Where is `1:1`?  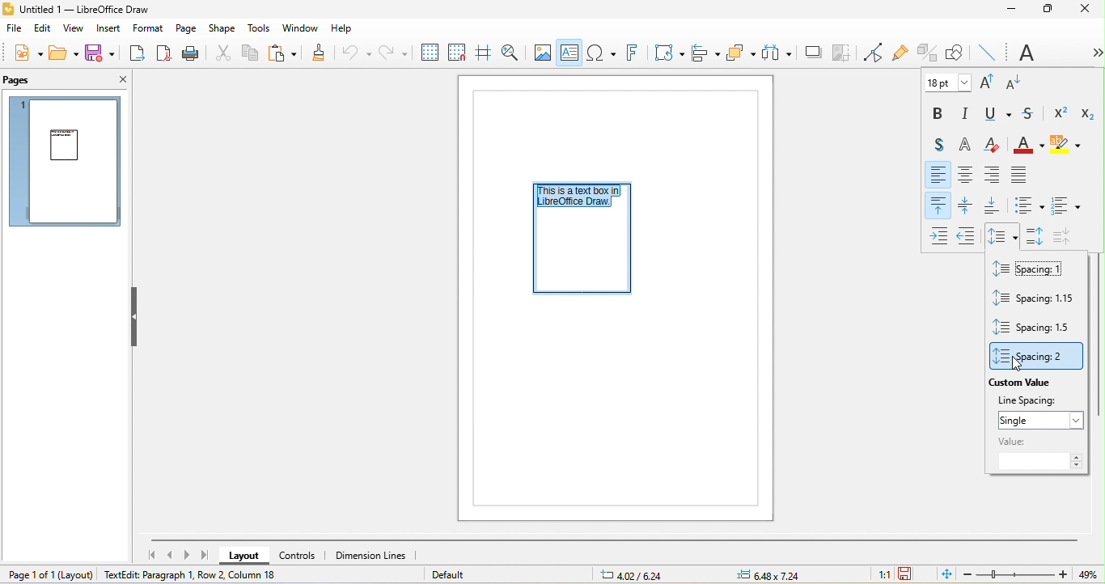
1:1 is located at coordinates (883, 574).